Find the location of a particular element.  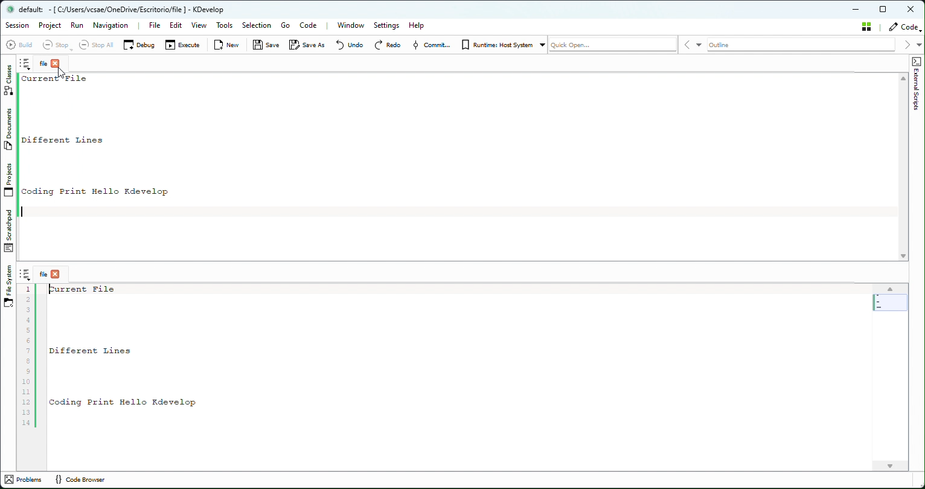

Debug is located at coordinates (139, 45).